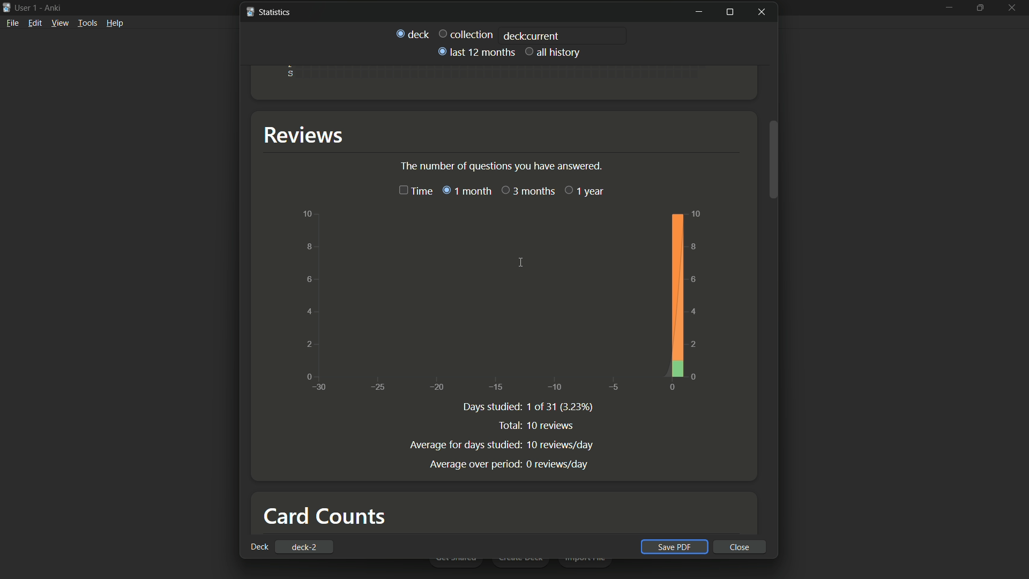  What do you see at coordinates (475, 51) in the screenshot?
I see `Last 12 months` at bounding box center [475, 51].